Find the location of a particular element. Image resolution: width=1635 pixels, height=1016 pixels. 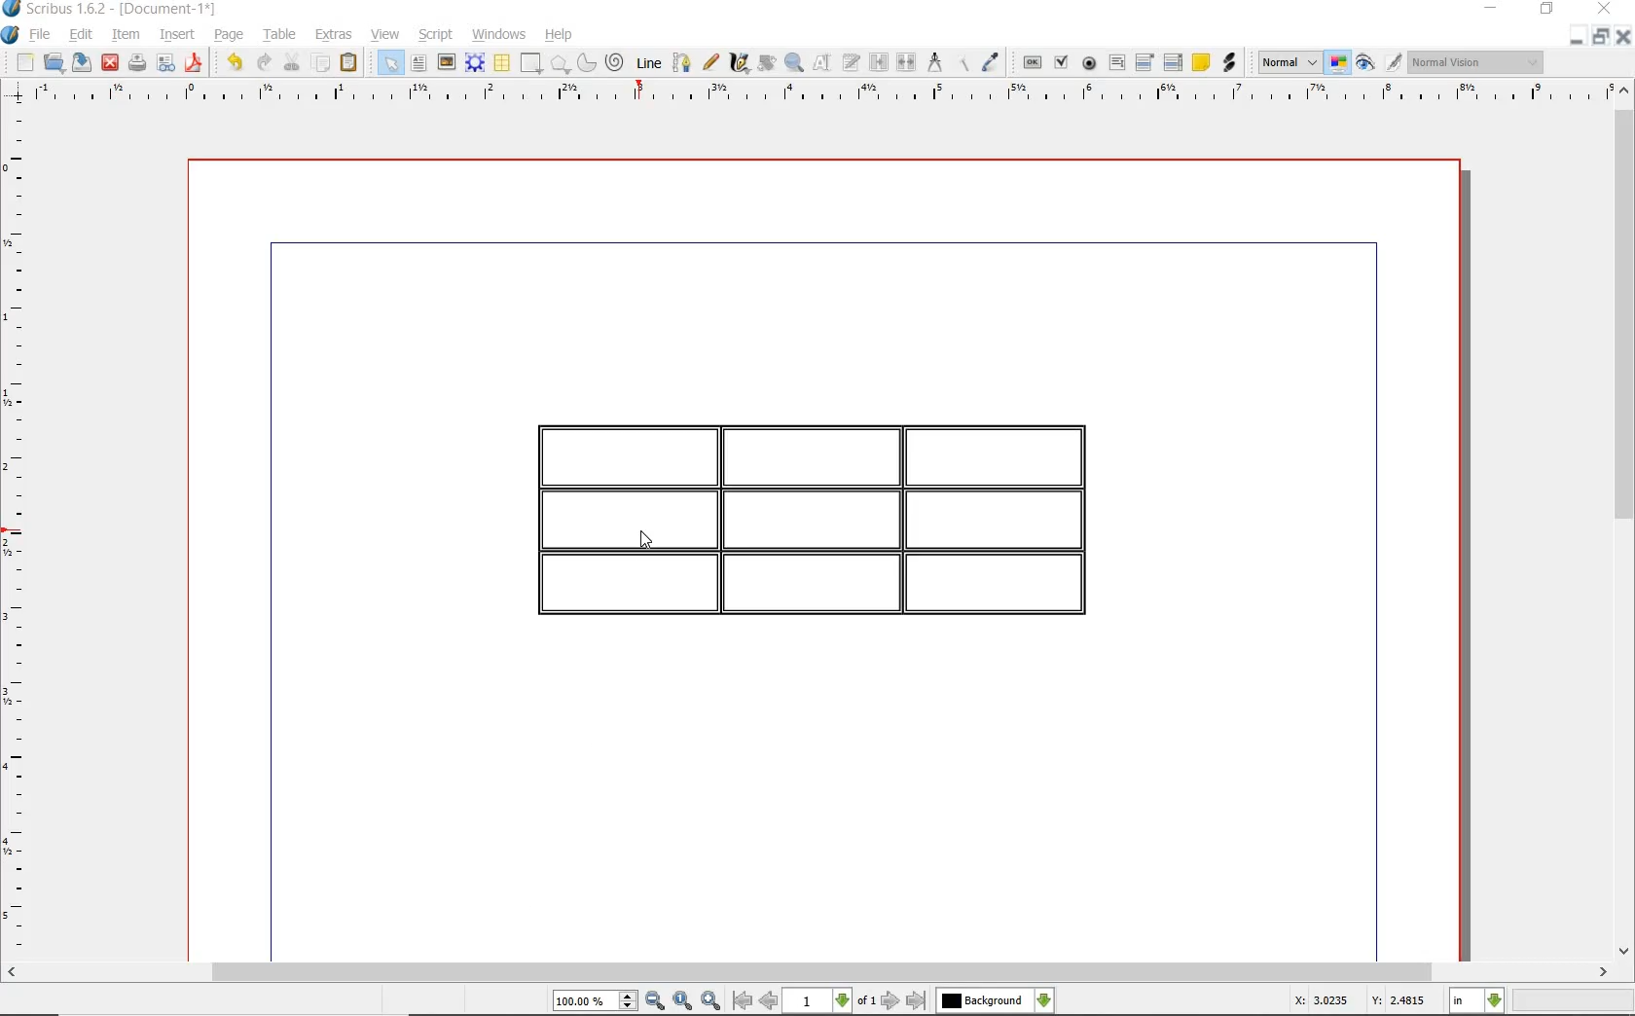

go to previous page is located at coordinates (769, 1001).